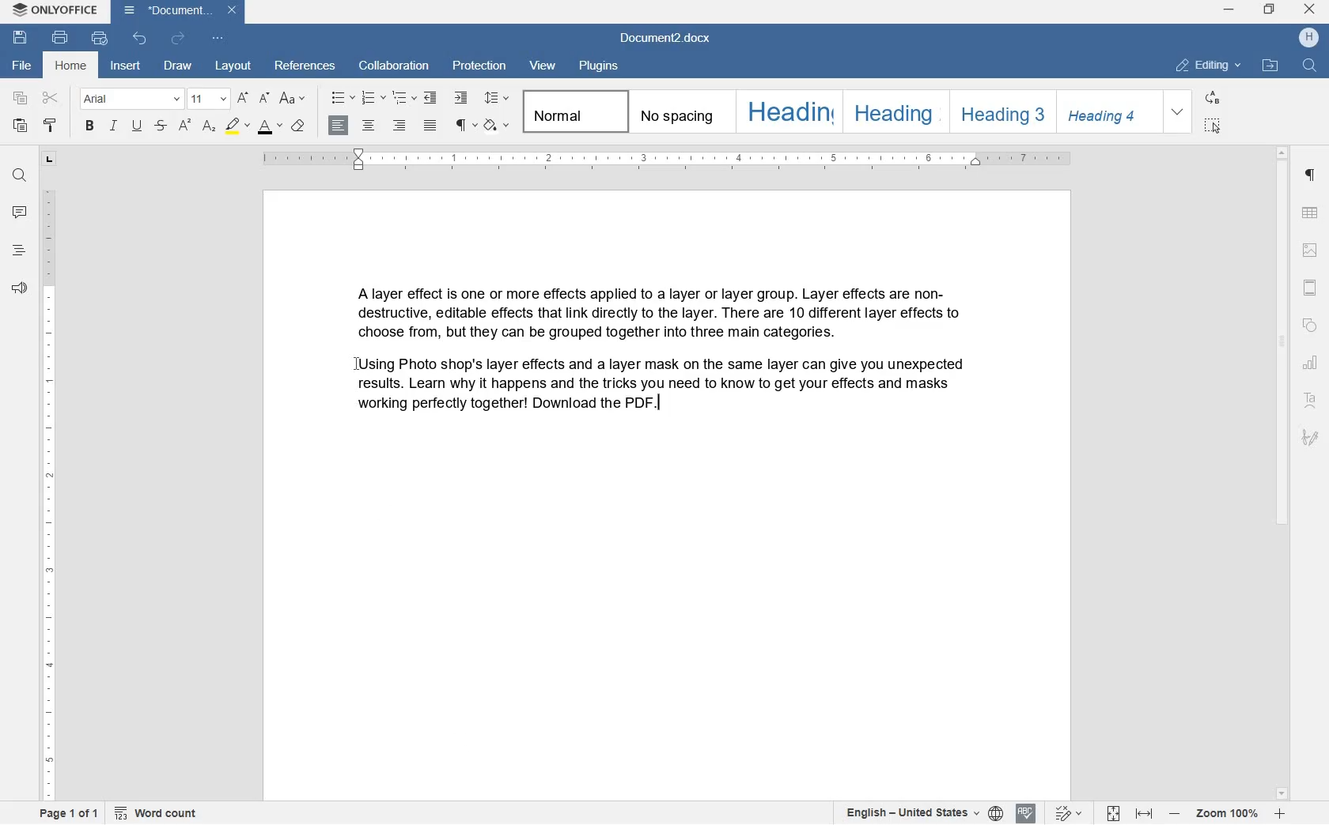 The width and height of the screenshot is (1329, 825). Describe the element at coordinates (892, 112) in the screenshot. I see `HEADING ` at that location.